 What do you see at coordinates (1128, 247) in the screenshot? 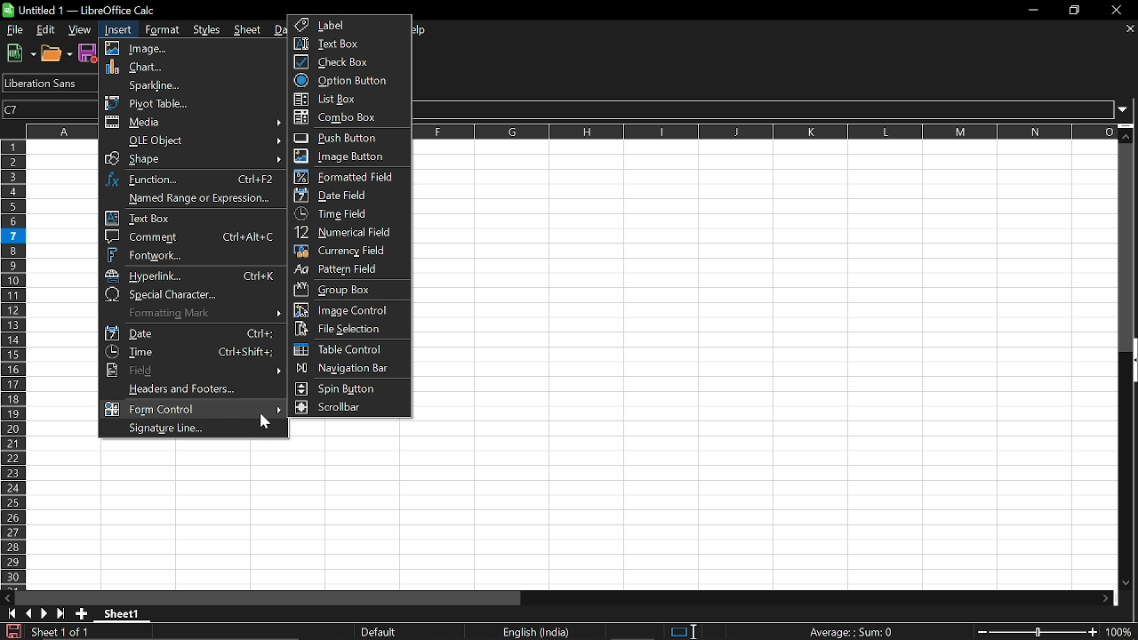
I see `Vertical scrollbar` at bounding box center [1128, 247].